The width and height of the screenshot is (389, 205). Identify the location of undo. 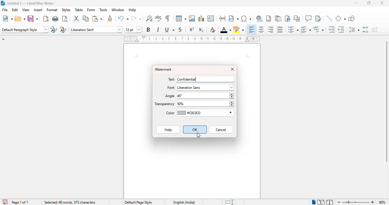
(123, 19).